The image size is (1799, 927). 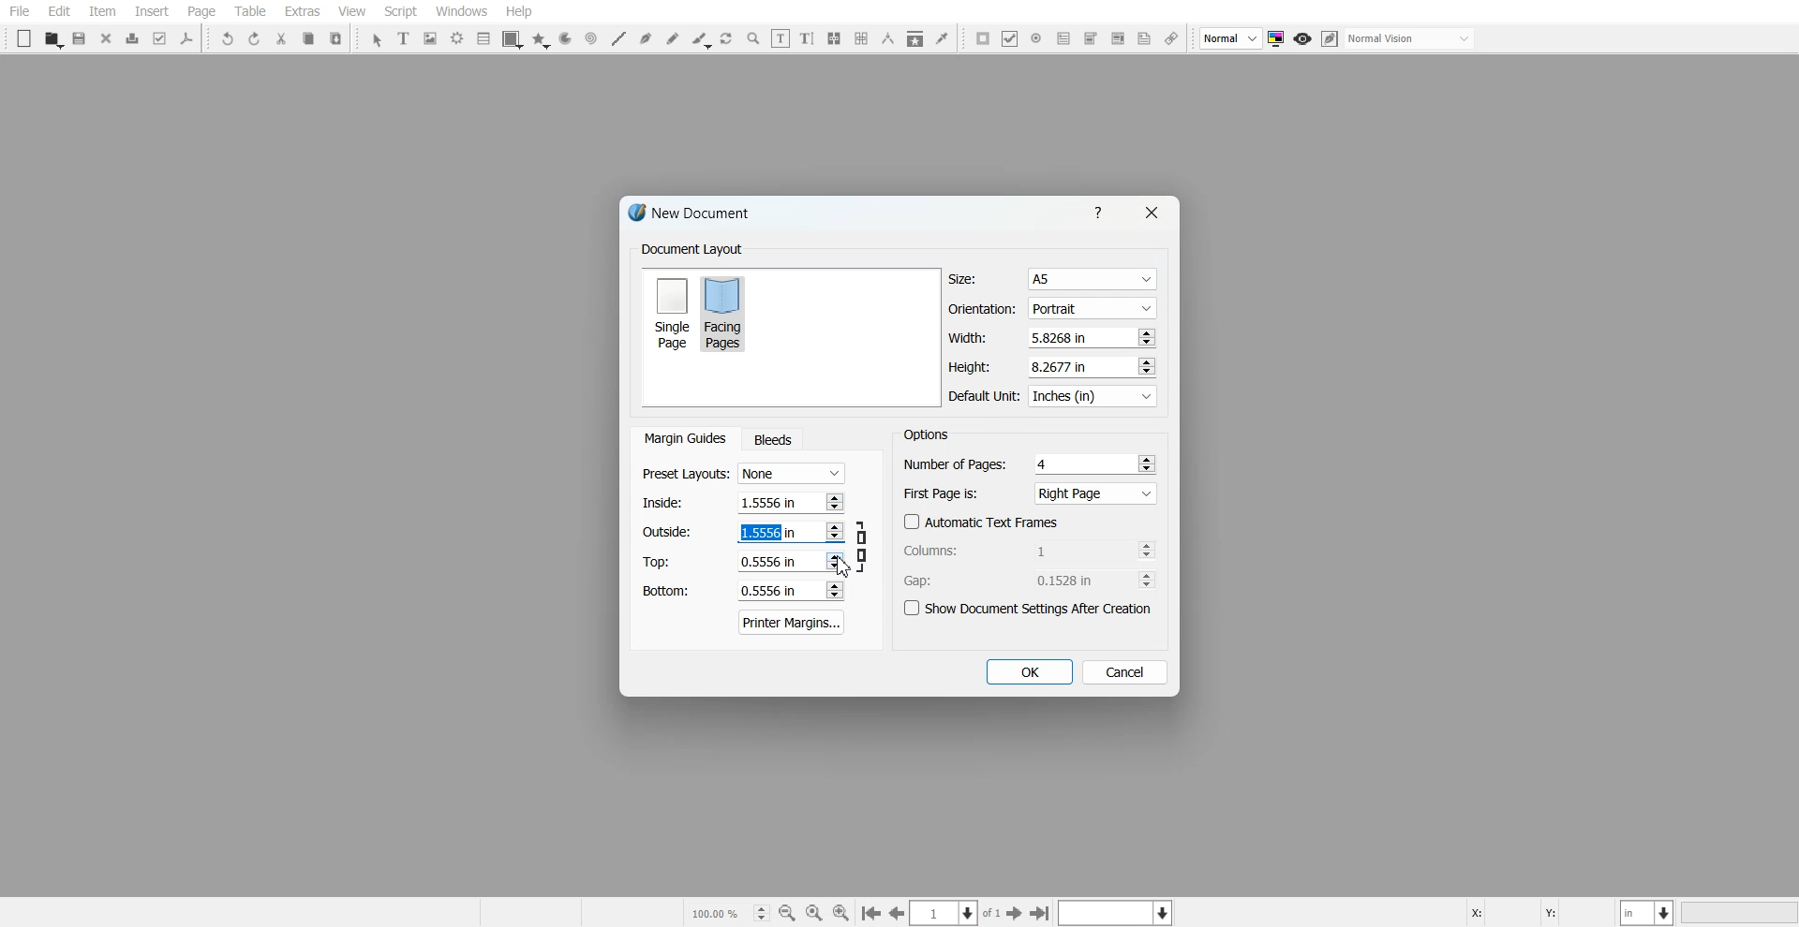 I want to click on Edit Text, so click(x=807, y=38).